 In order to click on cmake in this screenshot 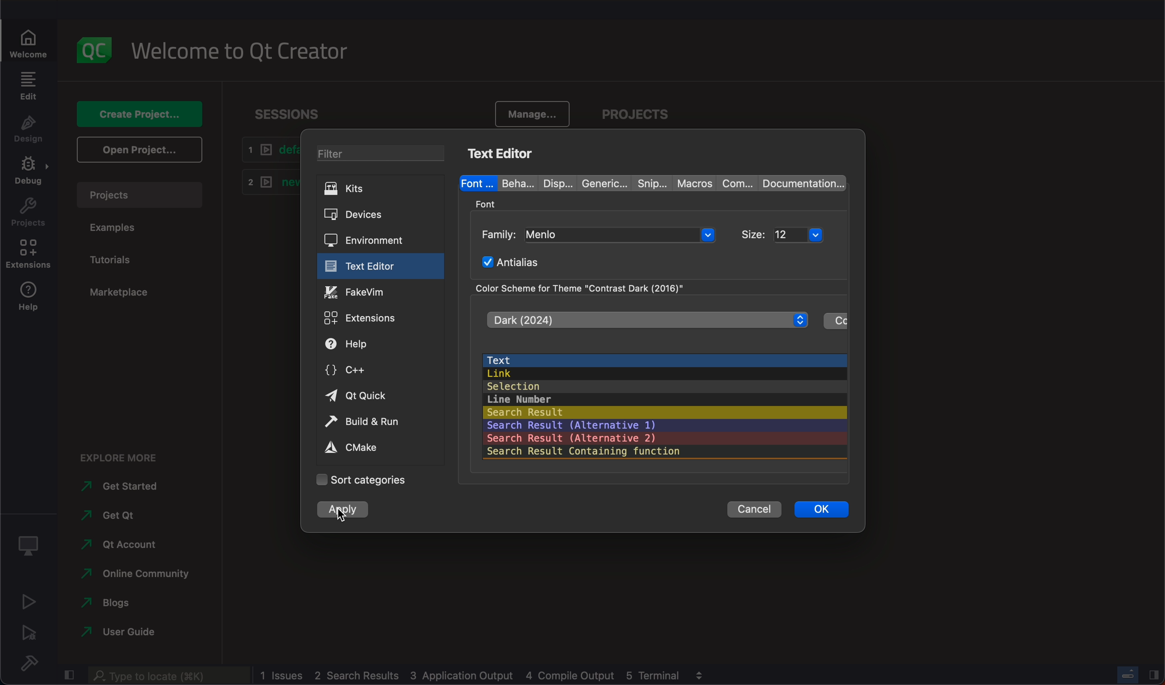, I will do `click(373, 447)`.